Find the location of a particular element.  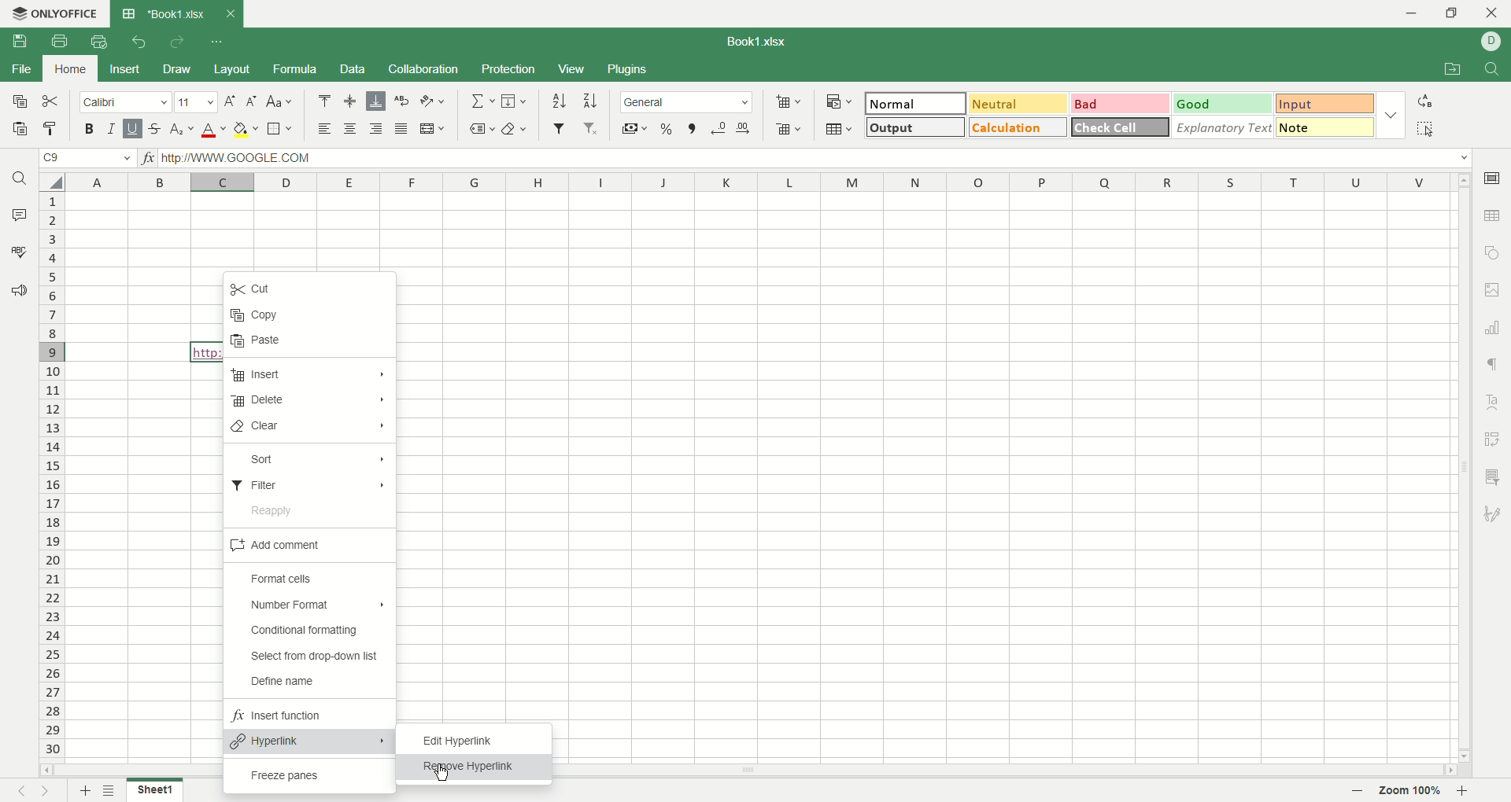

save is located at coordinates (18, 42).